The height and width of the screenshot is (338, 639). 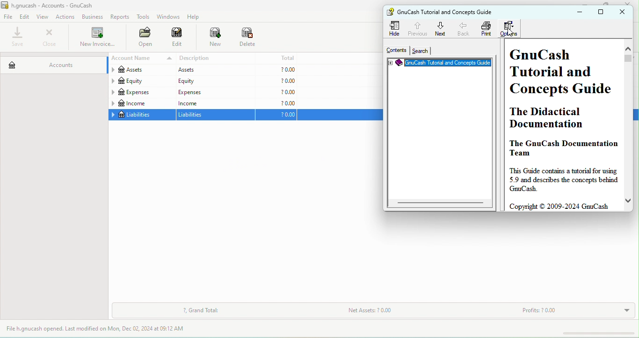 What do you see at coordinates (604, 3) in the screenshot?
I see `maximize` at bounding box center [604, 3].